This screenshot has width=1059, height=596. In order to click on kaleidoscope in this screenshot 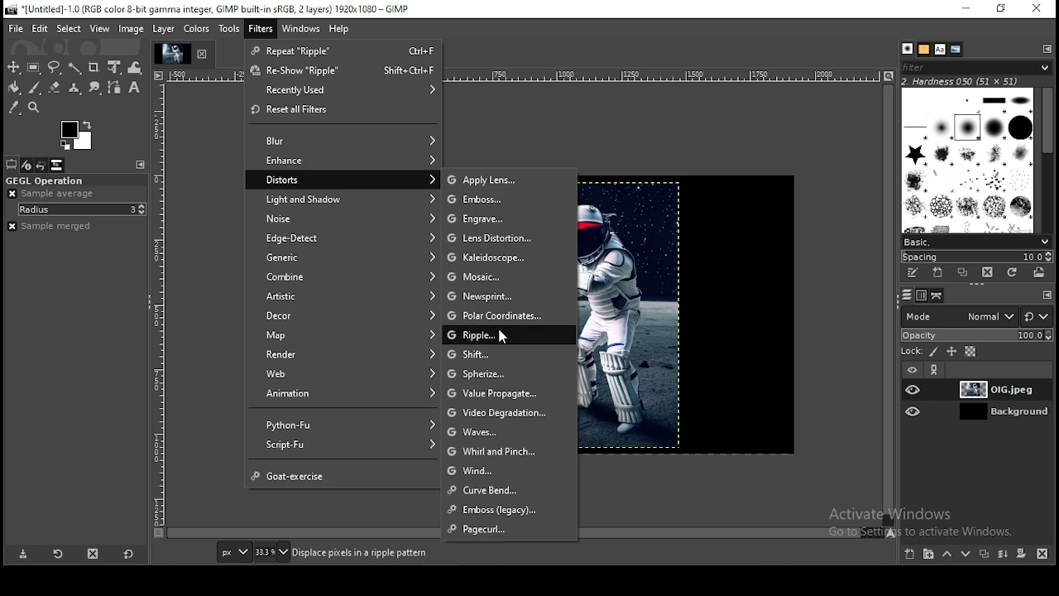, I will do `click(503, 257)`.